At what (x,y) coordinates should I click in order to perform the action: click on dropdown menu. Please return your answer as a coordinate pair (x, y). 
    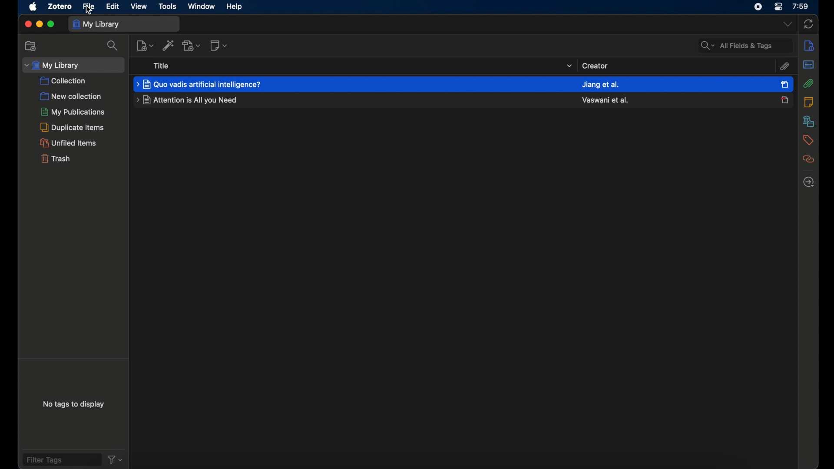
    Looking at the image, I should click on (787, 24).